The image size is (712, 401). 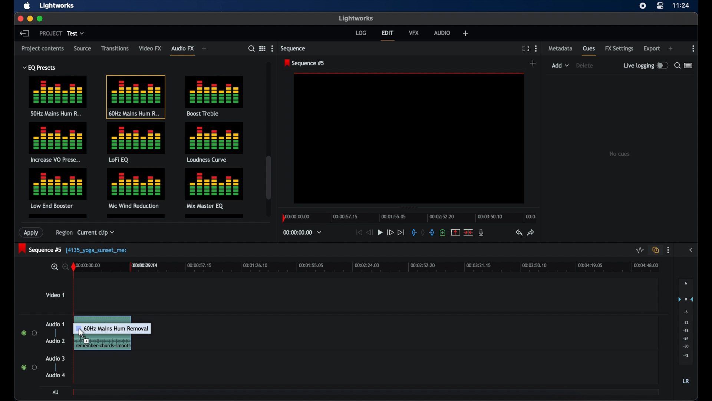 I want to click on add, so click(x=533, y=63).